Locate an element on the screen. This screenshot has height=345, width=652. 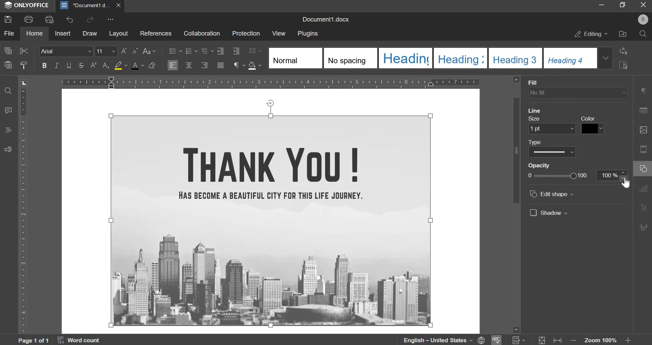
decremental font size is located at coordinates (136, 51).